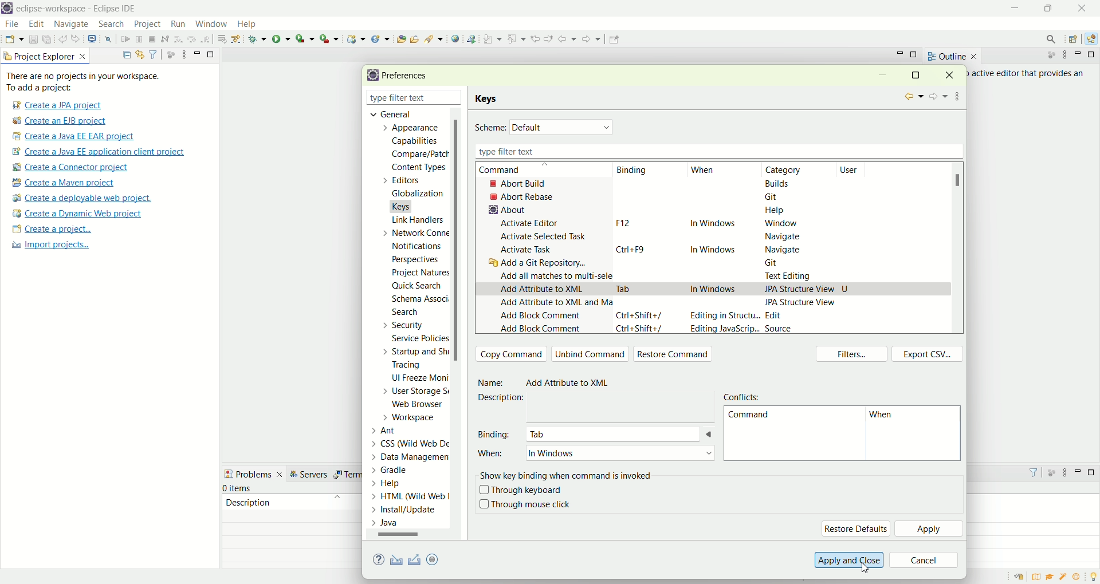 This screenshot has height=584, width=1100. Describe the element at coordinates (537, 39) in the screenshot. I see `previous edit location` at that location.